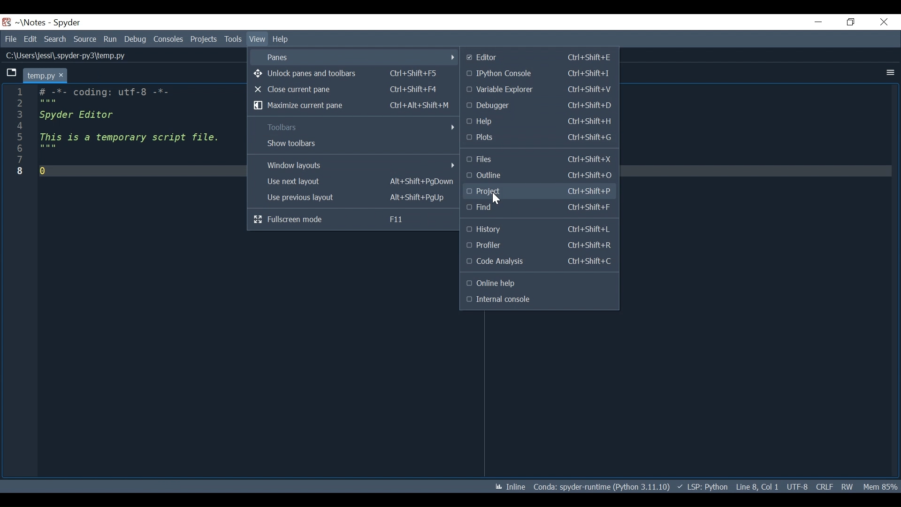 Image resolution: width=901 pixels, height=507 pixels. I want to click on Unlock panes and toolbars, so click(351, 73).